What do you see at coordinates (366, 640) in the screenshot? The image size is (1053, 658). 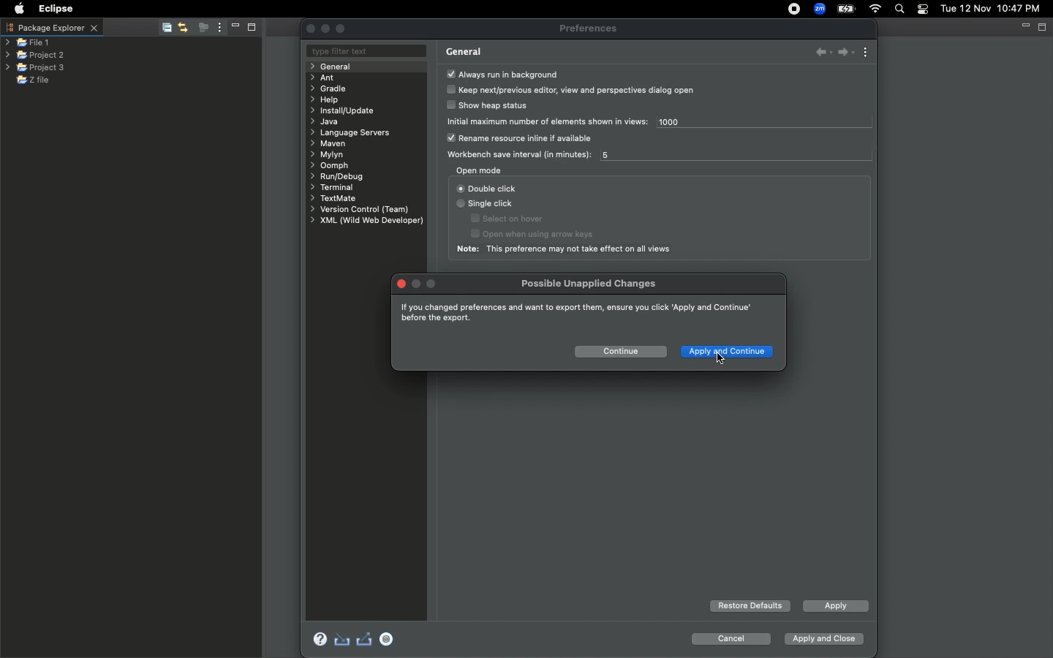 I see `Export` at bounding box center [366, 640].